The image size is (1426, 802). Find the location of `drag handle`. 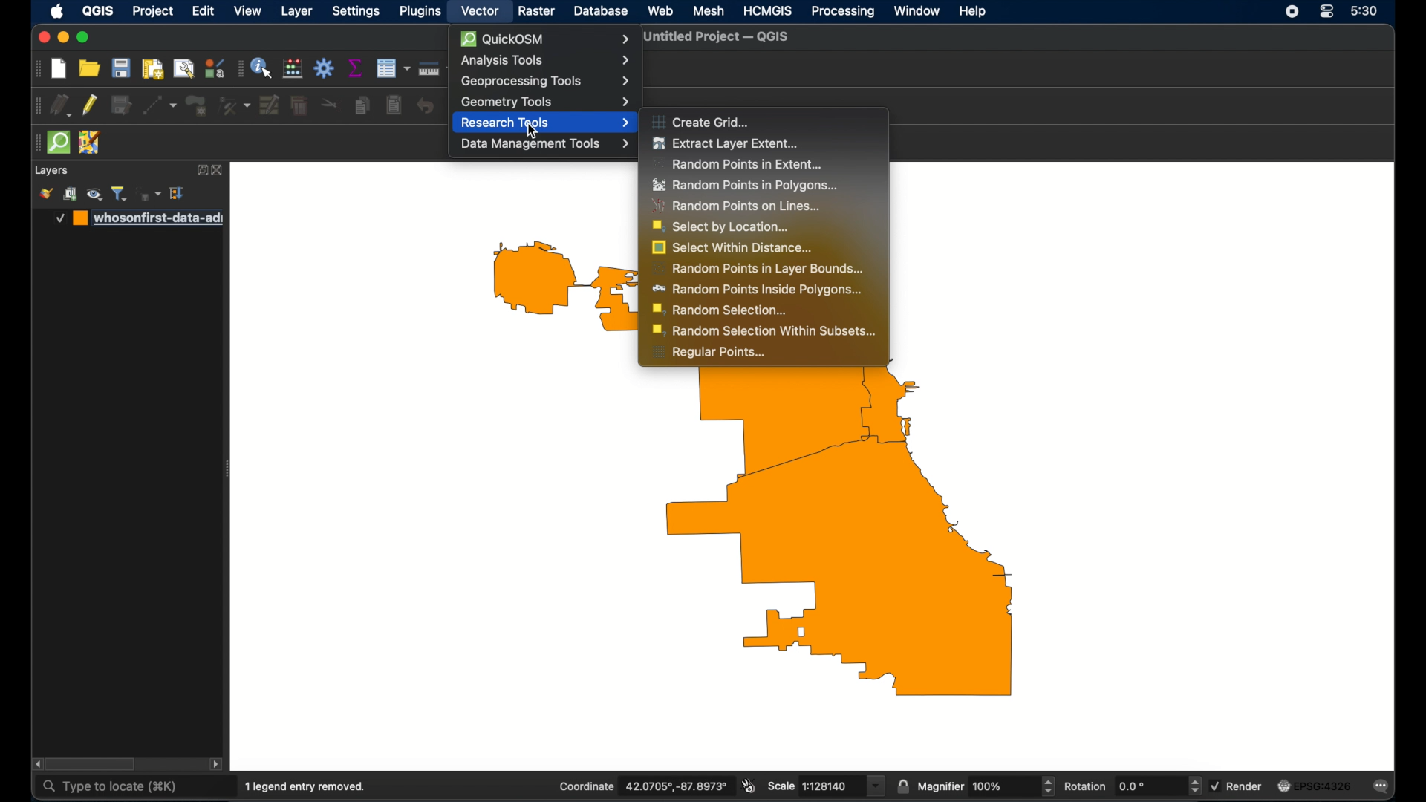

drag handle is located at coordinates (238, 68).